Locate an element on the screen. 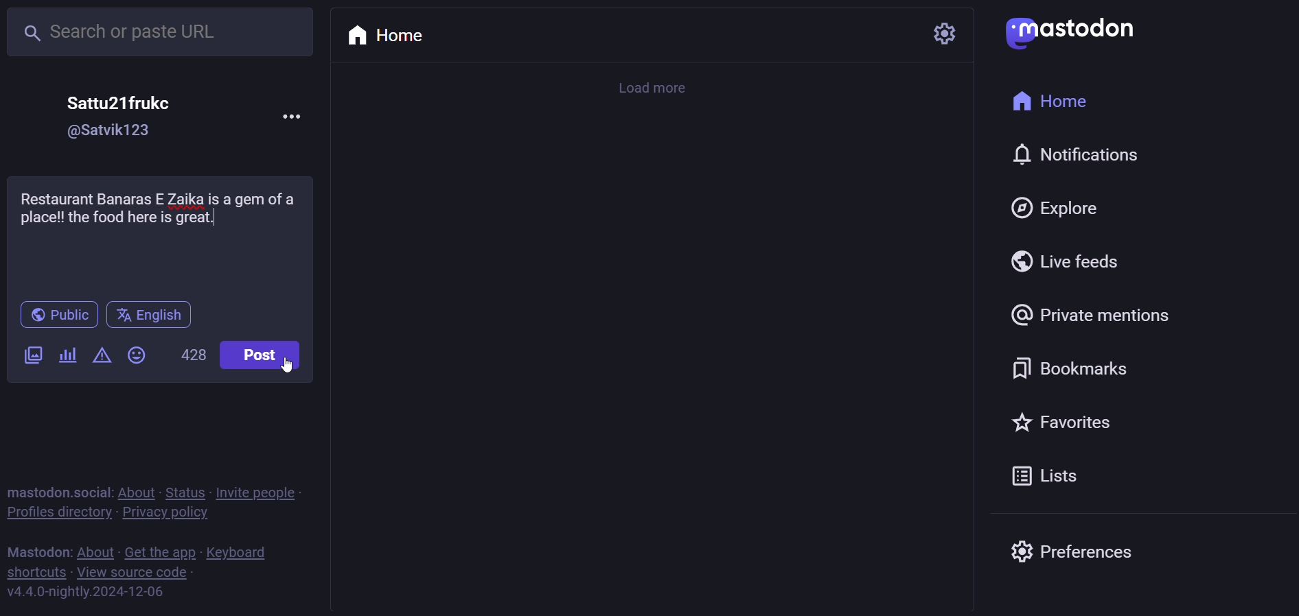 This screenshot has width=1299, height=616. source code is located at coordinates (135, 571).